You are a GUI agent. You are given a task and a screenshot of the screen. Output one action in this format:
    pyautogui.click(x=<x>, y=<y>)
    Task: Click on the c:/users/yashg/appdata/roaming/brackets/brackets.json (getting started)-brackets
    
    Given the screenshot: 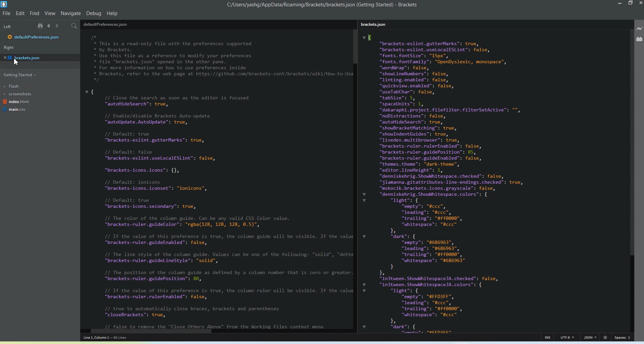 What is the action you would take?
    pyautogui.click(x=322, y=5)
    